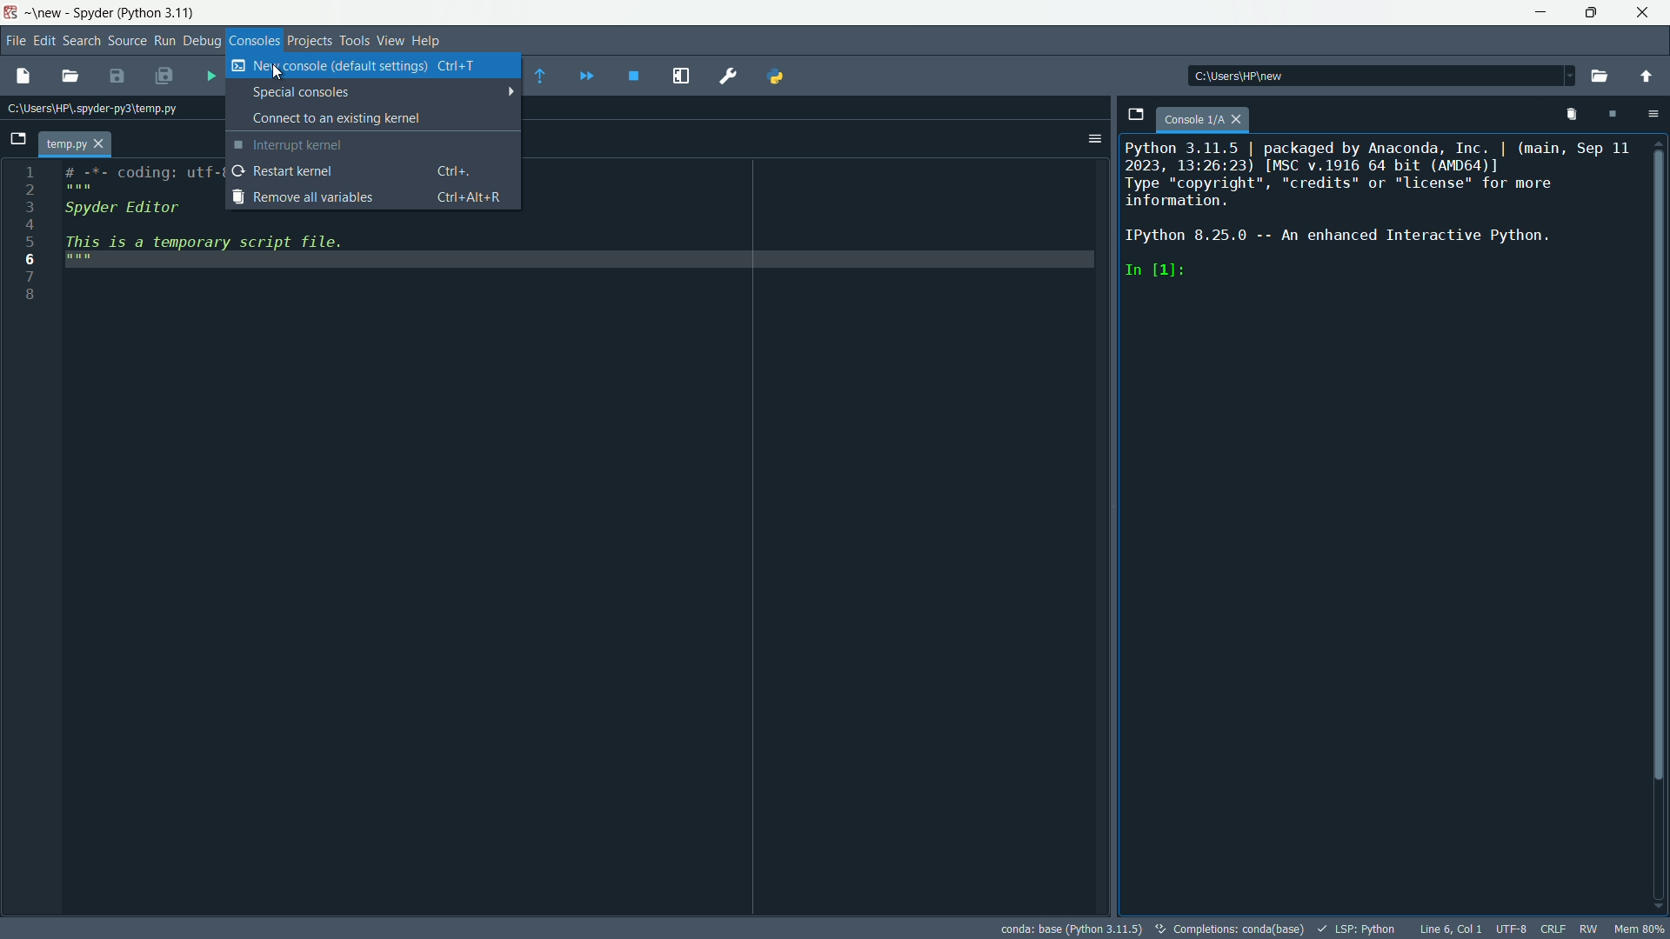 Image resolution: width=1670 pixels, height=939 pixels. What do you see at coordinates (311, 42) in the screenshot?
I see `projects menu` at bounding box center [311, 42].